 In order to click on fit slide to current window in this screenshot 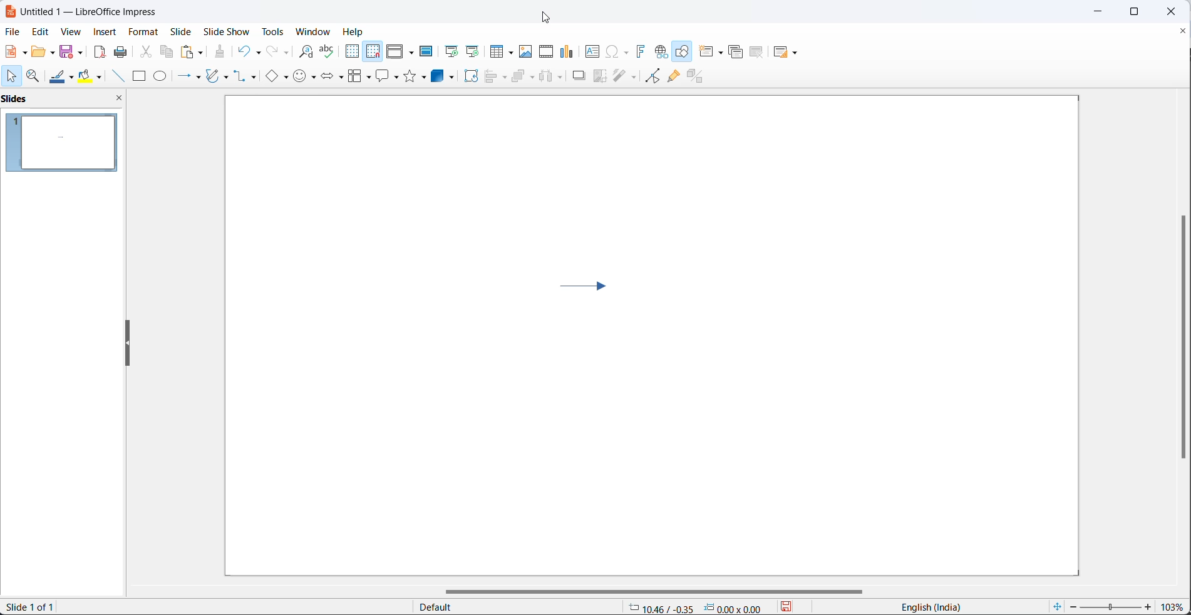, I will do `click(1056, 607)`.